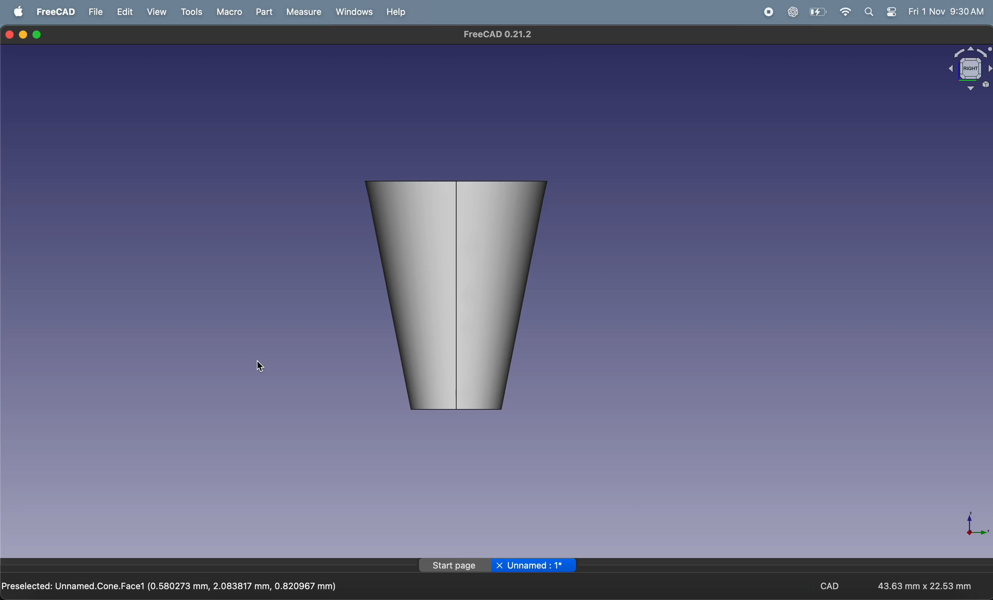 The width and height of the screenshot is (993, 600). I want to click on FreeCAD 0.21.2, so click(495, 34).